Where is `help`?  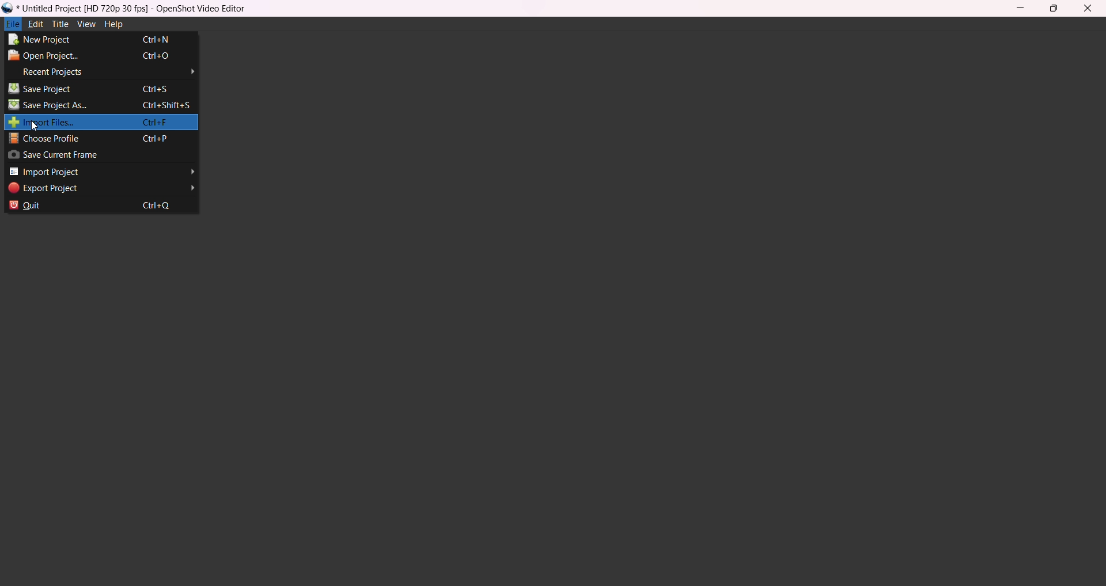
help is located at coordinates (113, 25).